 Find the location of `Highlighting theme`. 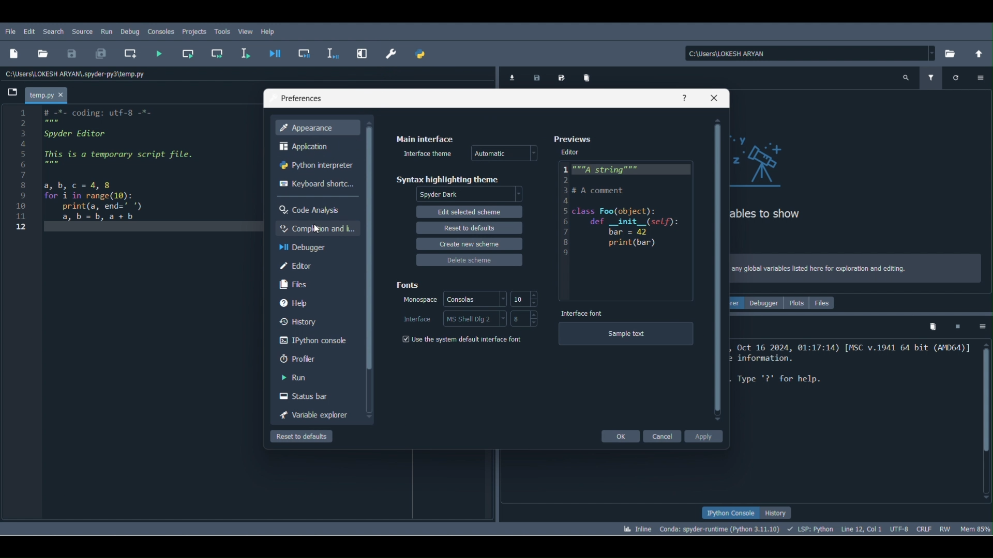

Highlighting theme is located at coordinates (474, 195).